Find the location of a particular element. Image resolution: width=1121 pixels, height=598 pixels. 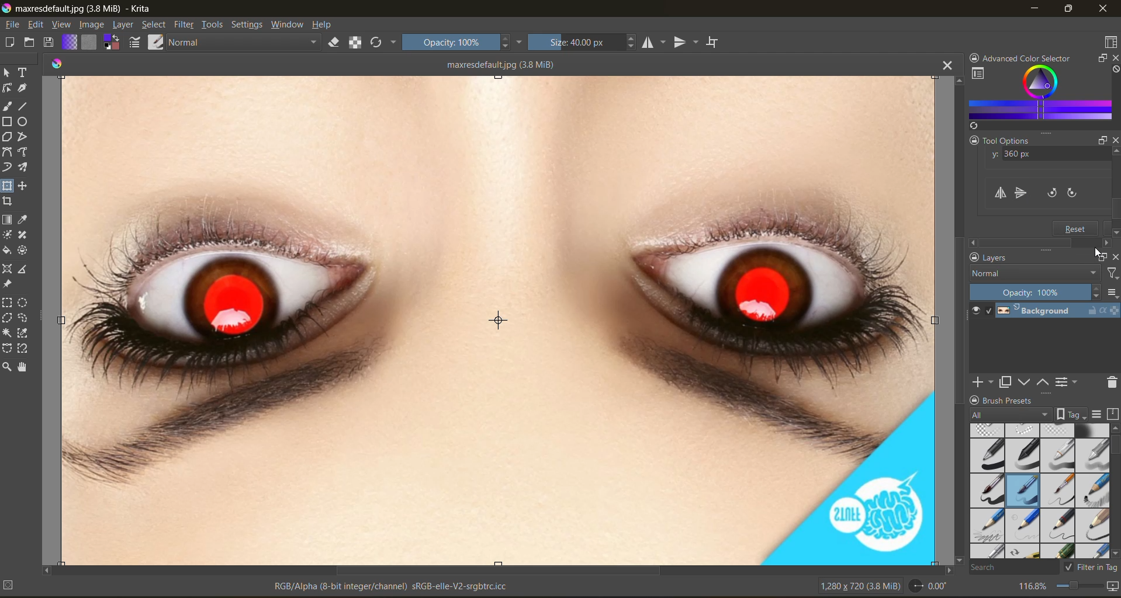

preview is located at coordinates (975, 311).